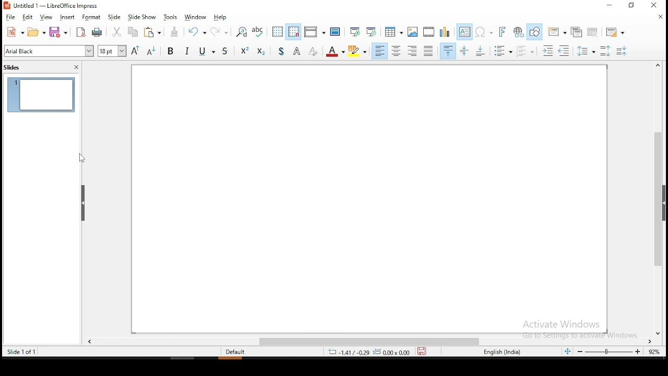 The height and width of the screenshot is (376, 668). Describe the element at coordinates (427, 51) in the screenshot. I see `justified` at that location.